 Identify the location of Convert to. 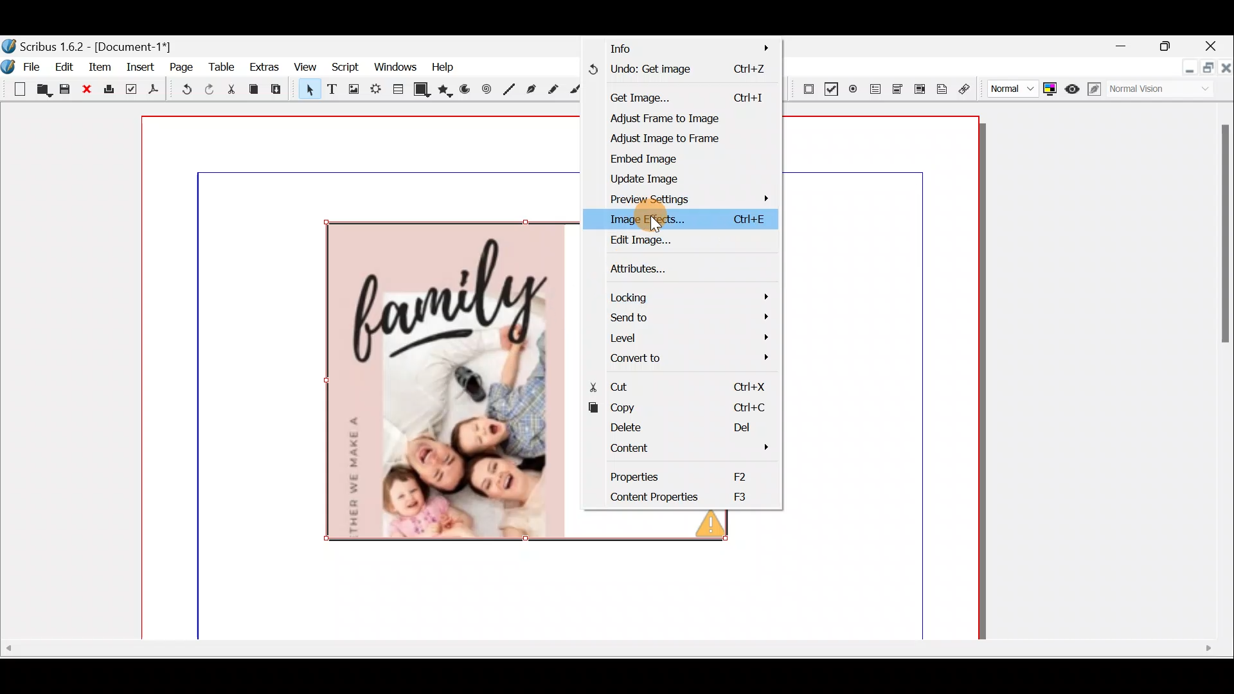
(685, 357).